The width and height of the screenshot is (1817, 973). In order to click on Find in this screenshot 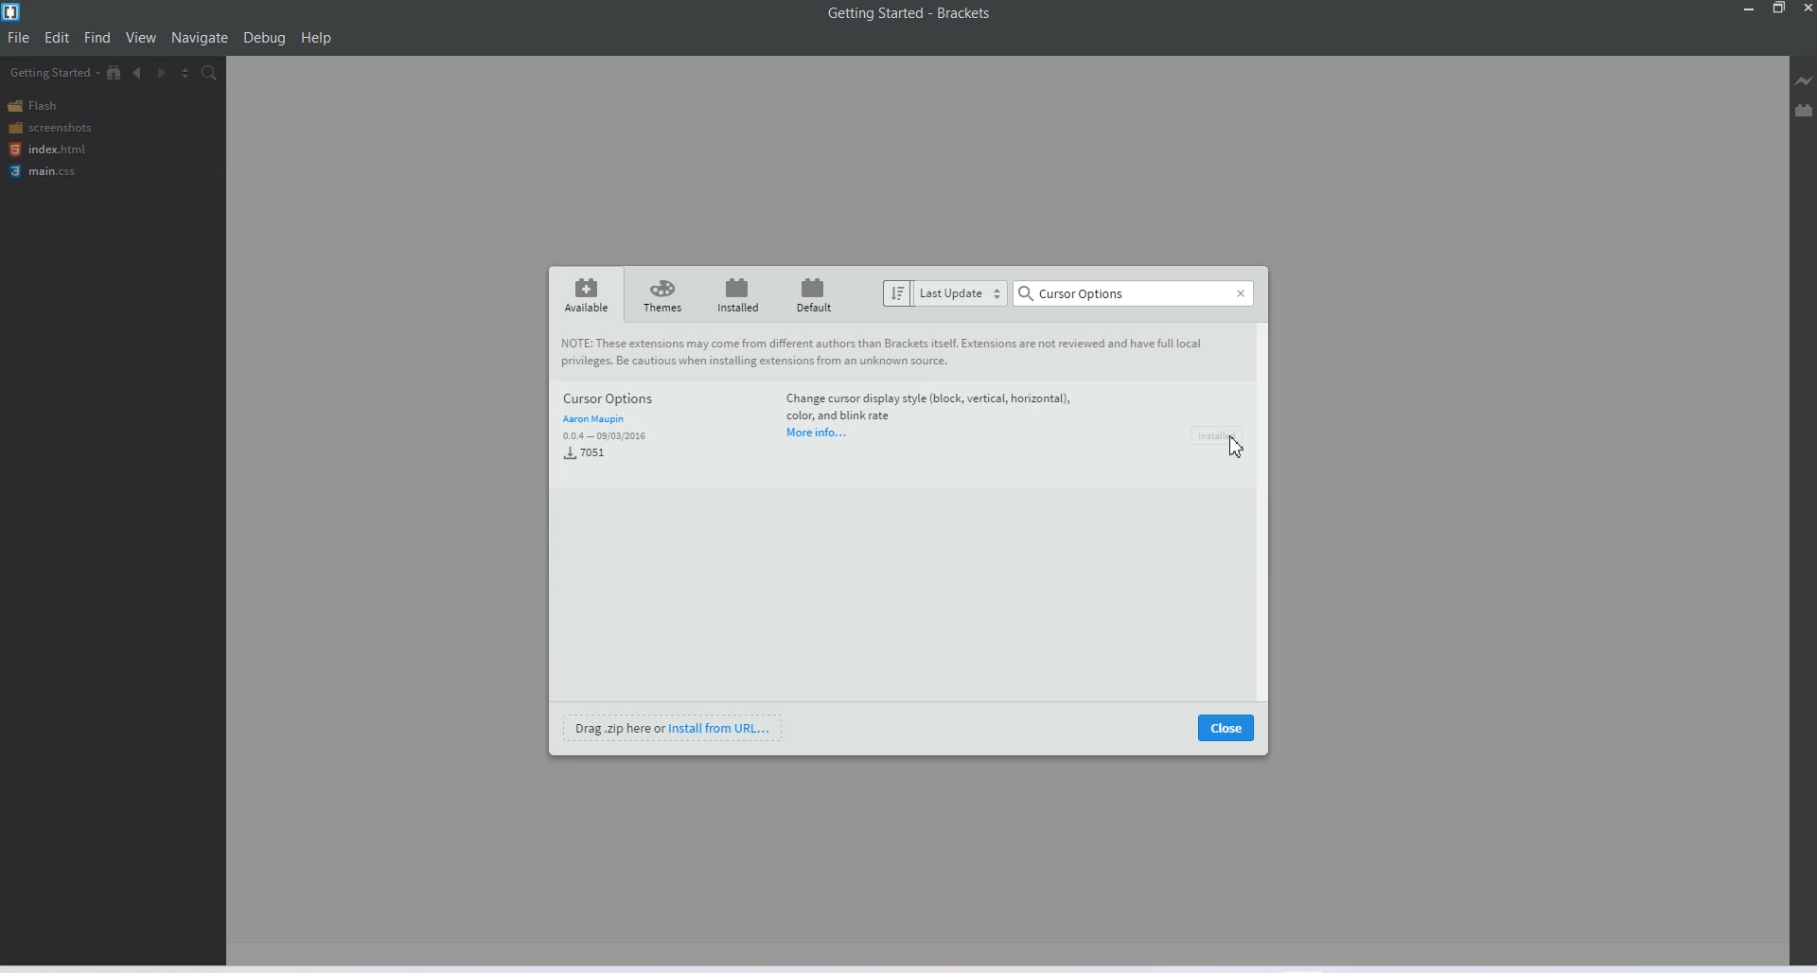, I will do `click(98, 36)`.